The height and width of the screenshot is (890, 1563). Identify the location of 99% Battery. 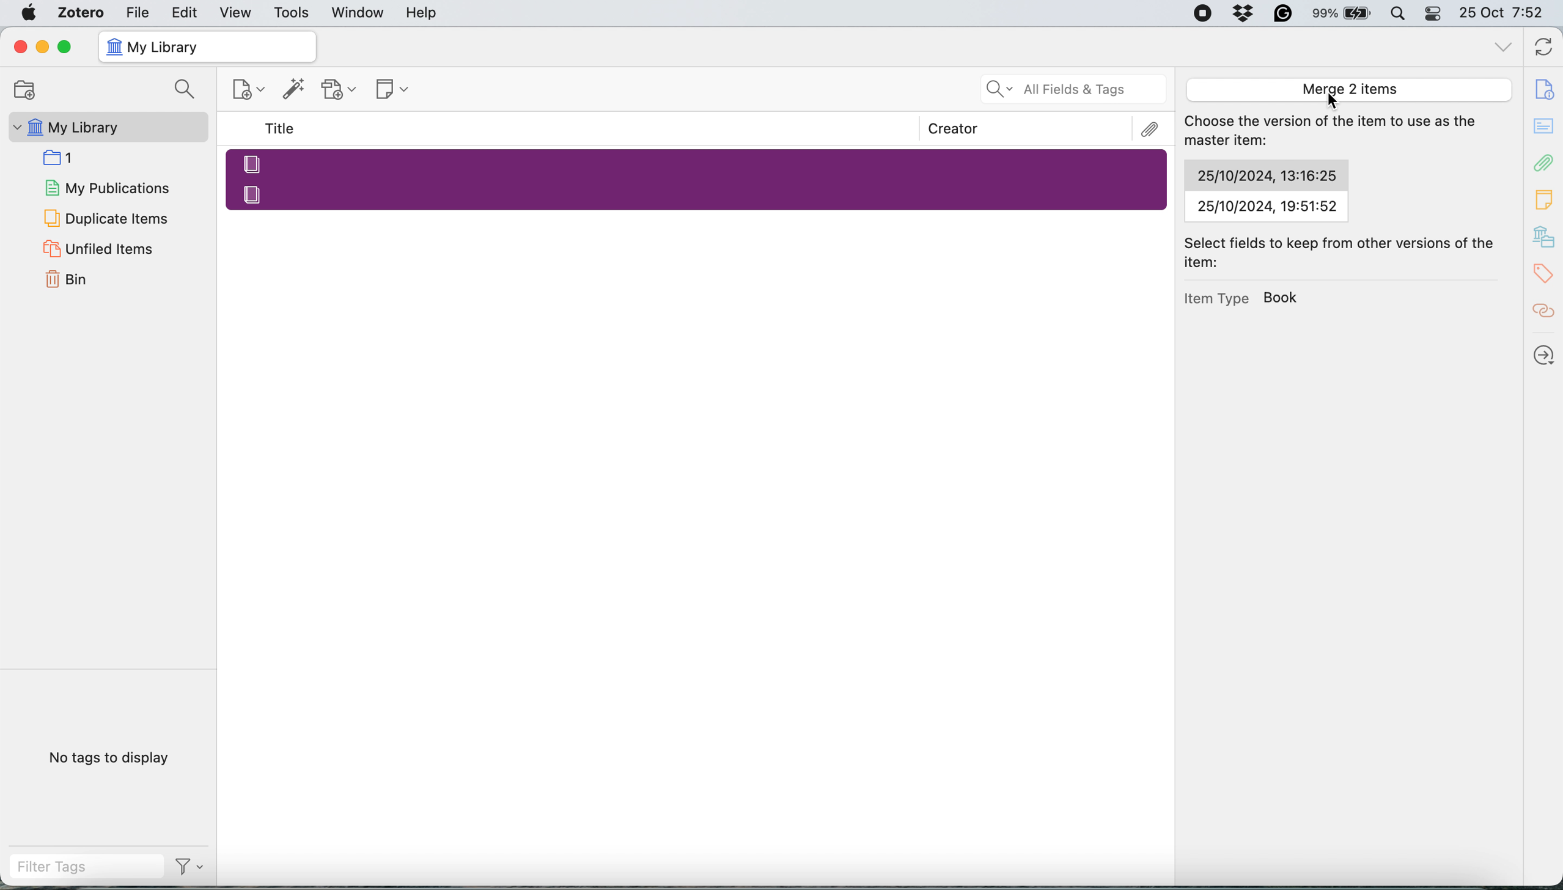
(1342, 14).